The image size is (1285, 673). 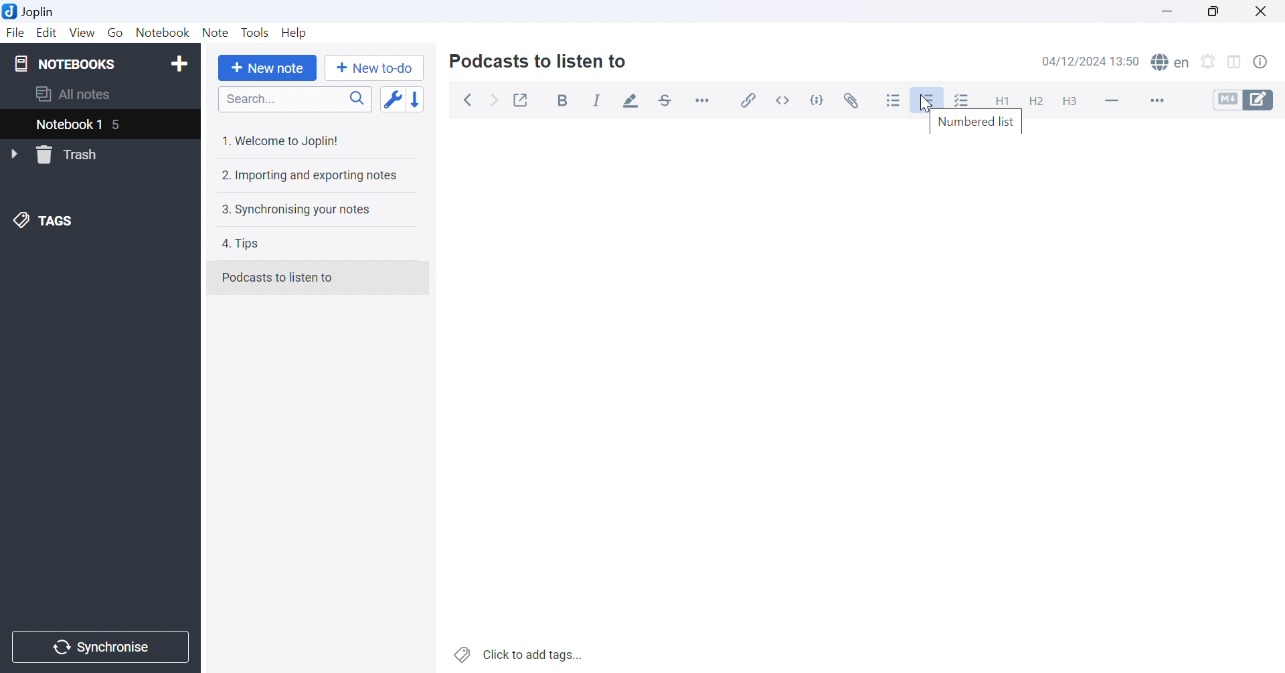 What do you see at coordinates (65, 62) in the screenshot?
I see `NOTEBOOKS` at bounding box center [65, 62].